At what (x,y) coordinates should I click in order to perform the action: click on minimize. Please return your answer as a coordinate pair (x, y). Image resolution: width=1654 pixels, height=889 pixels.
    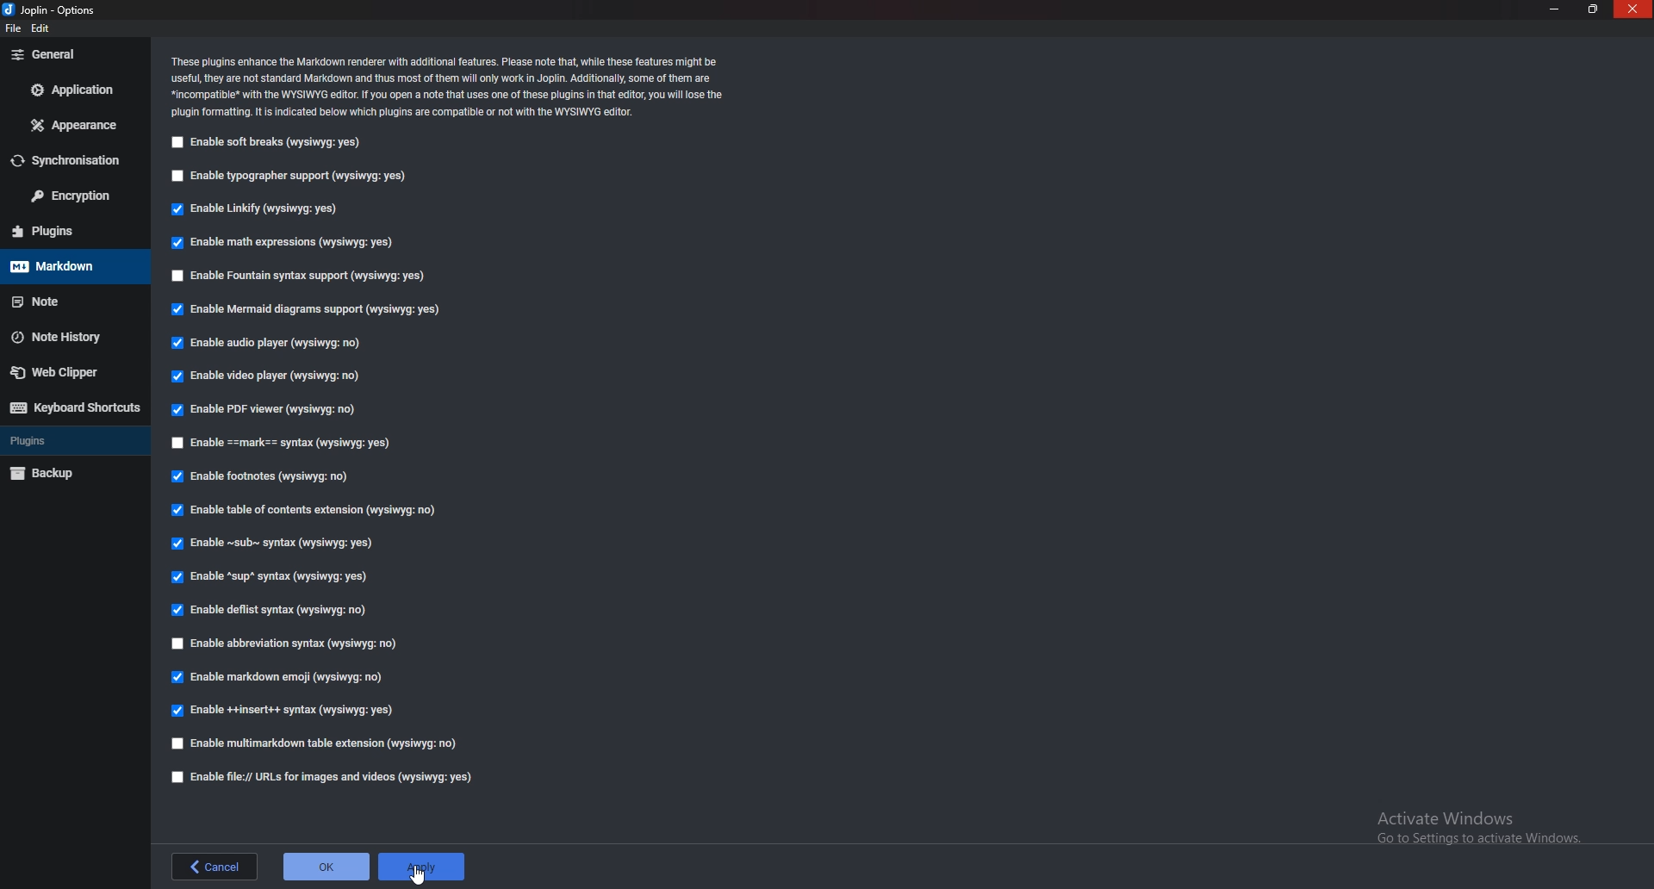
    Looking at the image, I should click on (1558, 9).